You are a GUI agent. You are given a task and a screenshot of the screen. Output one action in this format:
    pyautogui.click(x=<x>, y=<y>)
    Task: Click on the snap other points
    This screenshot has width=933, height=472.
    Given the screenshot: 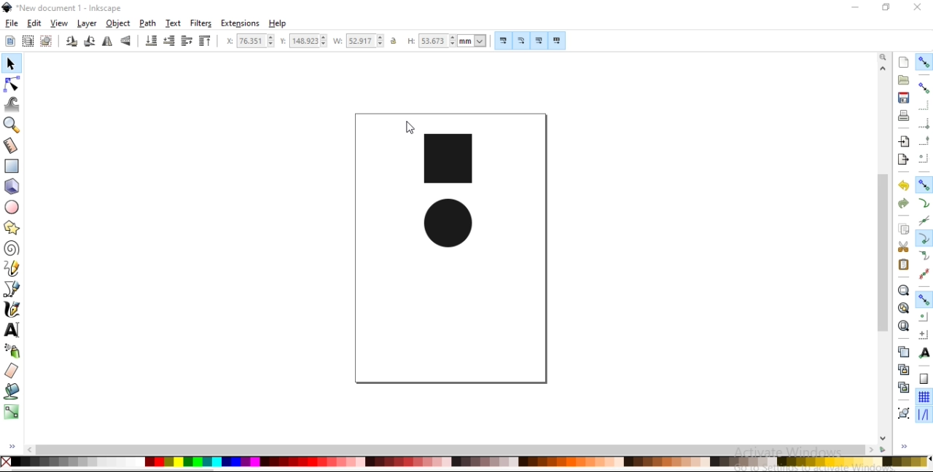 What is the action you would take?
    pyautogui.click(x=924, y=299)
    